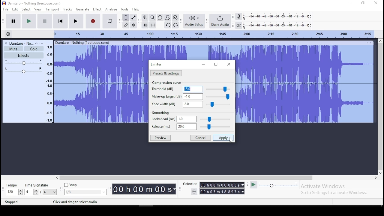 This screenshot has height=216, width=384. Describe the element at coordinates (222, 185) in the screenshot. I see `00 h 00 m 00.000 s` at that location.